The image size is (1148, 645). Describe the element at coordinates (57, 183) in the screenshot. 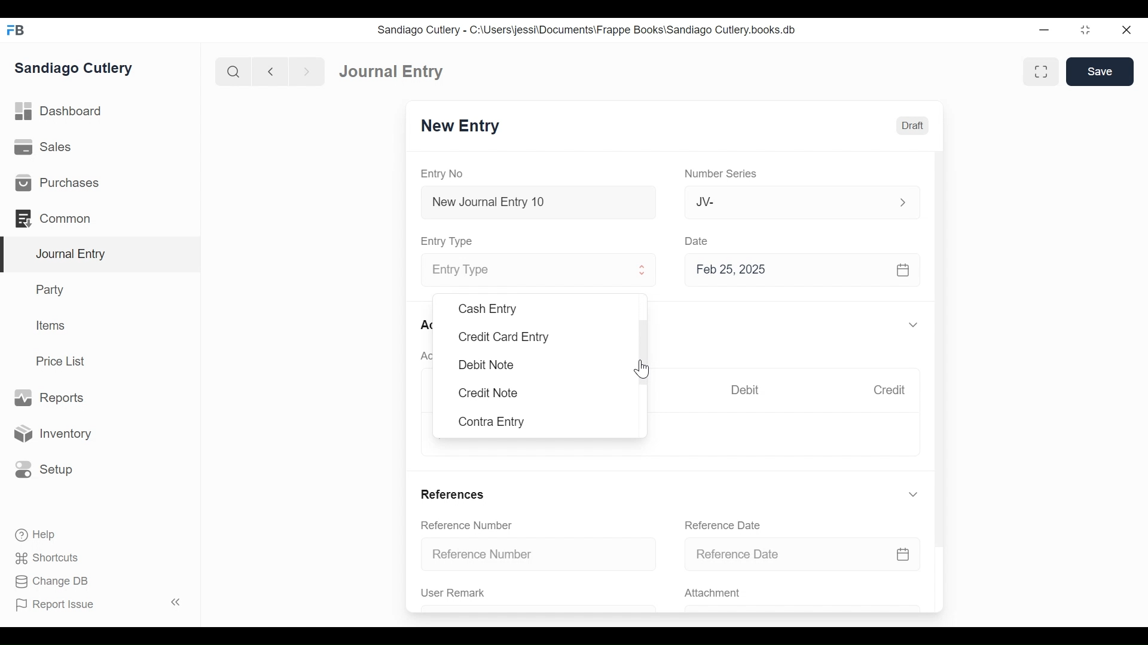

I see `Purchases` at that location.